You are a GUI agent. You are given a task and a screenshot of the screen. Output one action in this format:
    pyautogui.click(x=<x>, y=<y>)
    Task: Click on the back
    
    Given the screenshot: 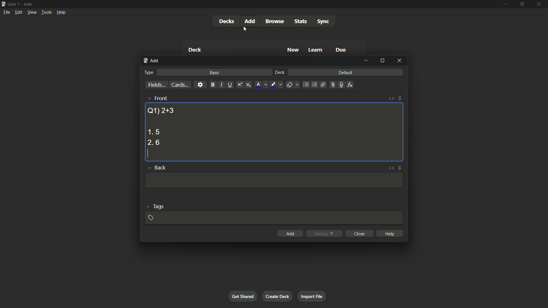 What is the action you would take?
    pyautogui.click(x=160, y=168)
    